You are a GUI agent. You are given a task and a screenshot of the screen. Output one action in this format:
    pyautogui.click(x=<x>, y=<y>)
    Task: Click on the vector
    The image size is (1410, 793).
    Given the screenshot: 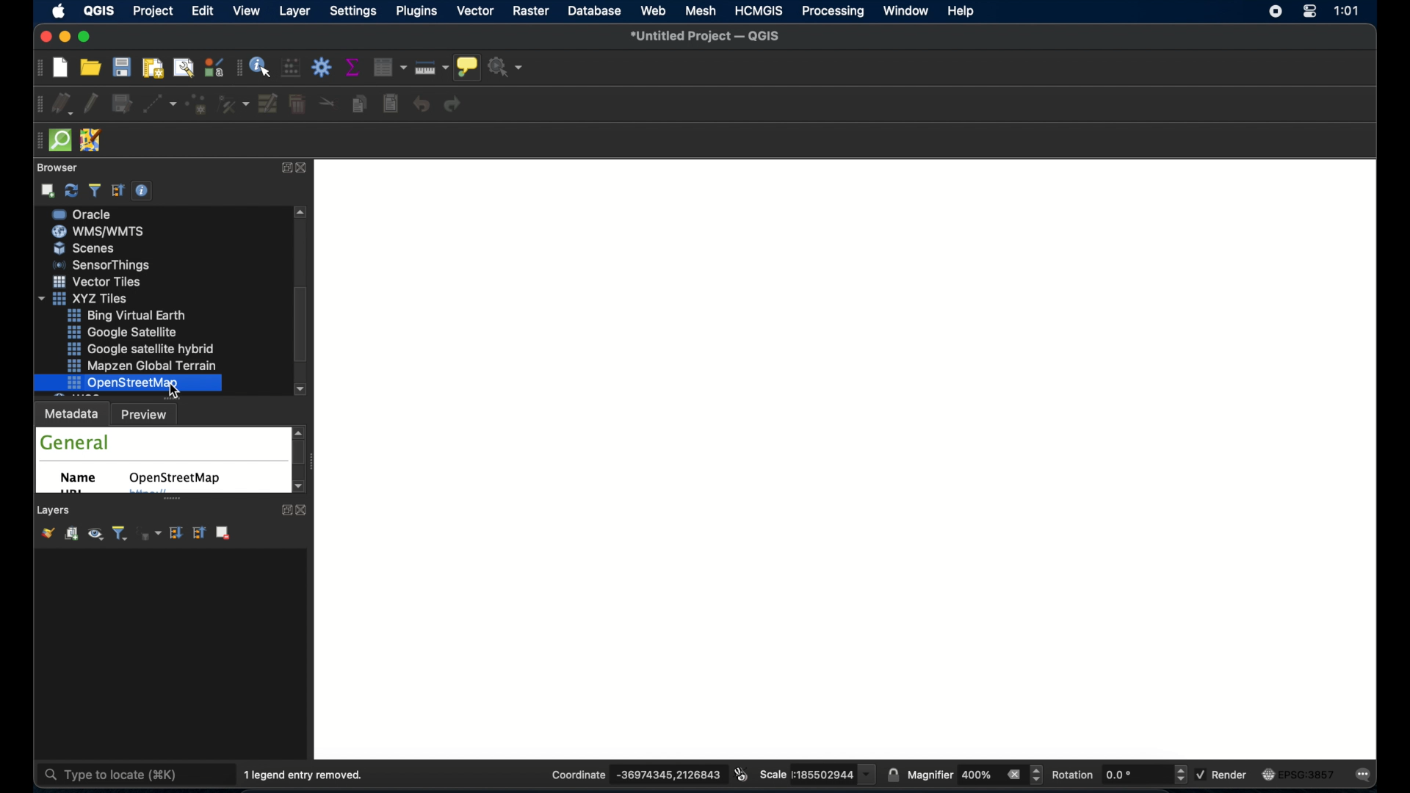 What is the action you would take?
    pyautogui.click(x=477, y=11)
    